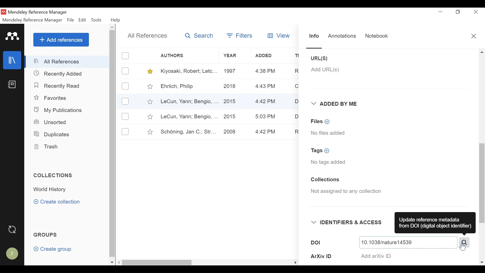  Describe the element at coordinates (150, 132) in the screenshot. I see `Toggle Favorites` at that location.